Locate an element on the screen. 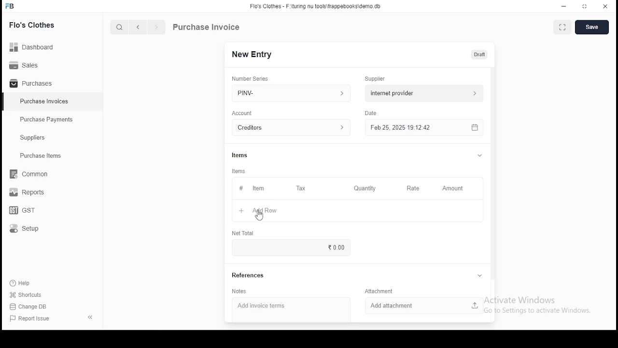  gst is located at coordinates (22, 211).